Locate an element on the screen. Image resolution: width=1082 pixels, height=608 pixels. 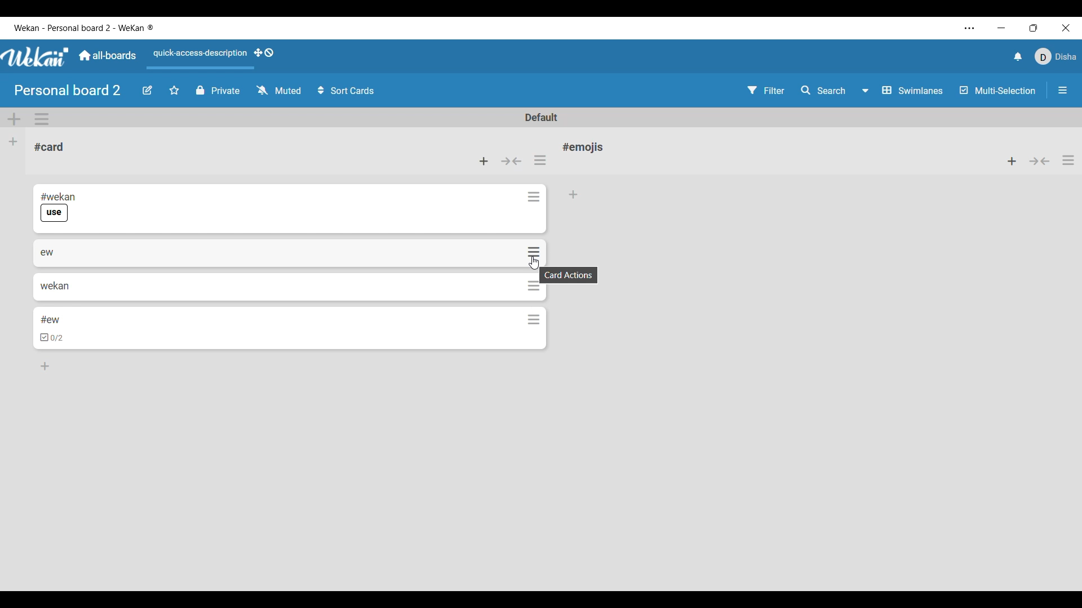
Board name is located at coordinates (67, 90).